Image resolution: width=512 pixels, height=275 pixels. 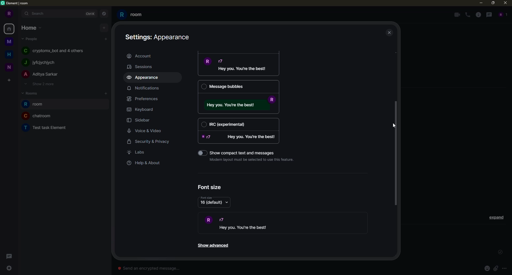 What do you see at coordinates (32, 27) in the screenshot?
I see `home` at bounding box center [32, 27].